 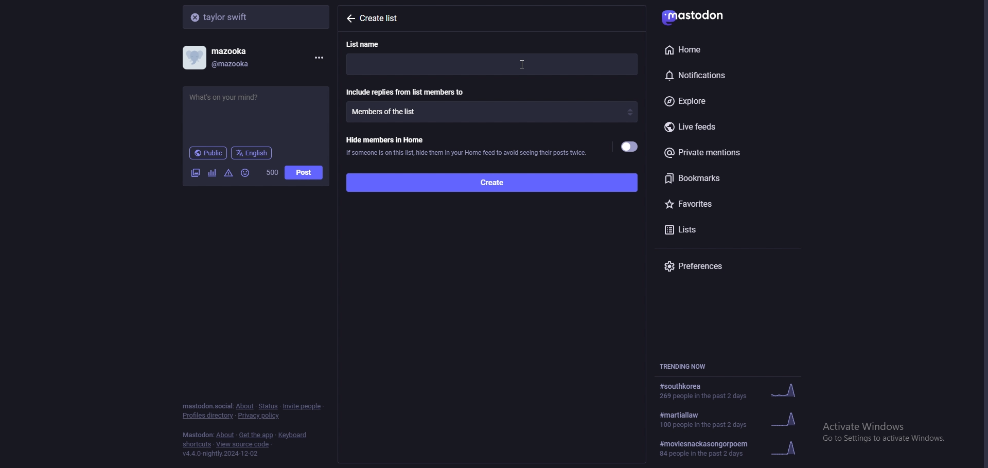 What do you see at coordinates (244, 406) in the screenshot?
I see `about` at bounding box center [244, 406].